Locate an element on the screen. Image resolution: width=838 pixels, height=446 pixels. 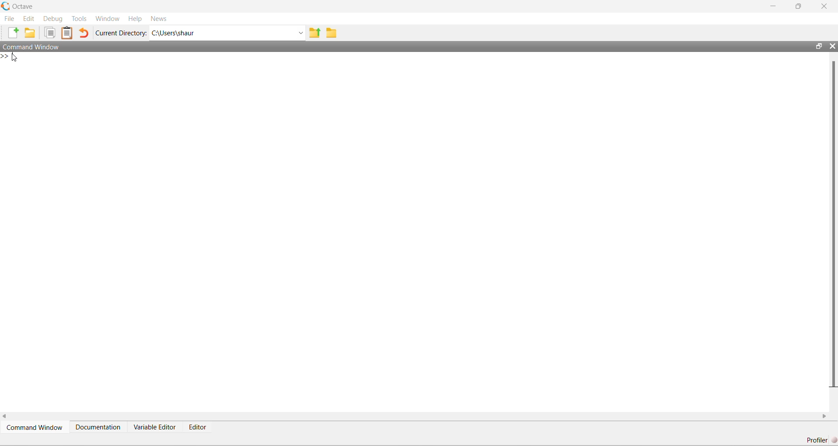
Logo is located at coordinates (6, 6).